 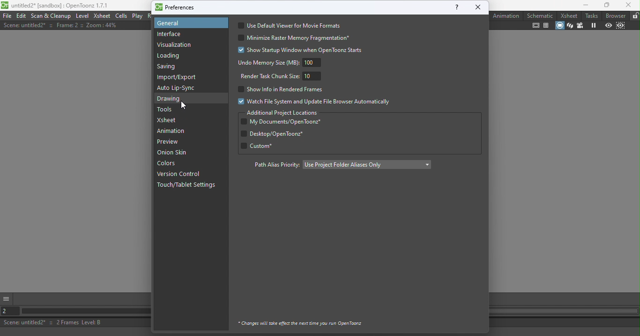 I want to click on Saving, so click(x=169, y=68).